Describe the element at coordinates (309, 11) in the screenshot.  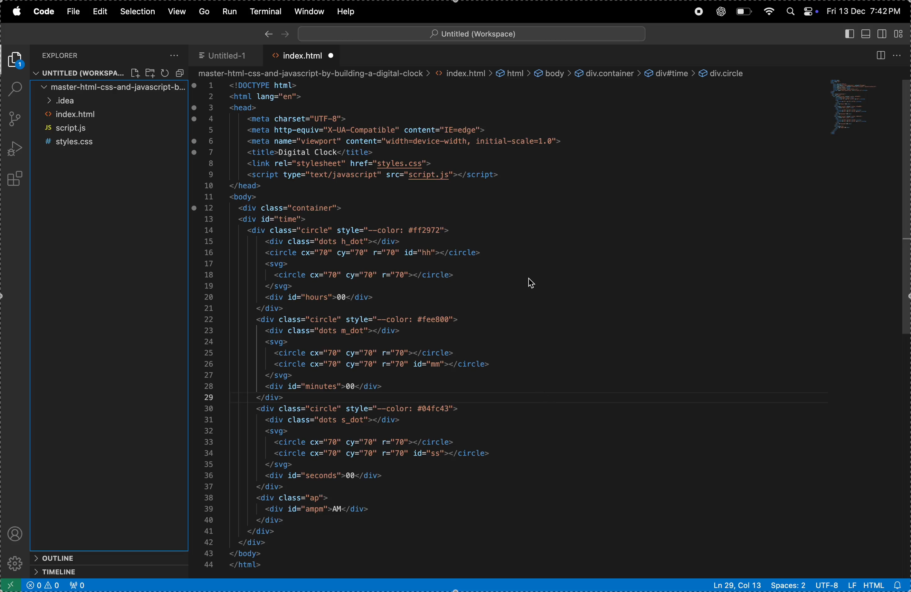
I see `window` at that location.